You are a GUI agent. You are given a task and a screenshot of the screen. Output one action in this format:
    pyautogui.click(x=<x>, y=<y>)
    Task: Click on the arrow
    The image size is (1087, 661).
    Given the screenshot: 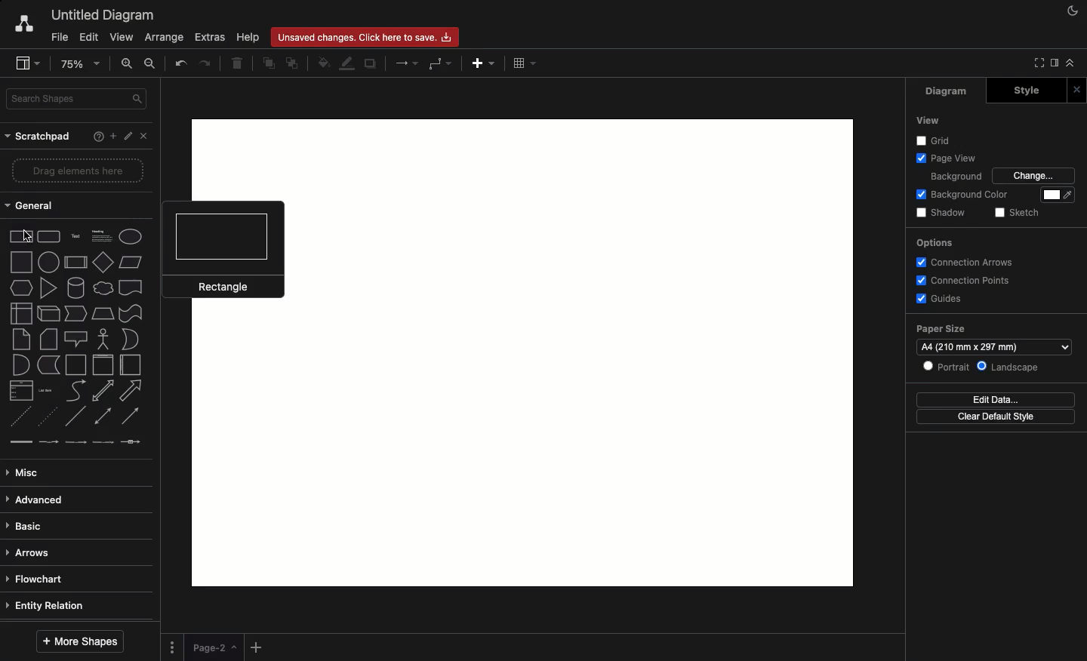 What is the action you would take?
    pyautogui.click(x=131, y=392)
    